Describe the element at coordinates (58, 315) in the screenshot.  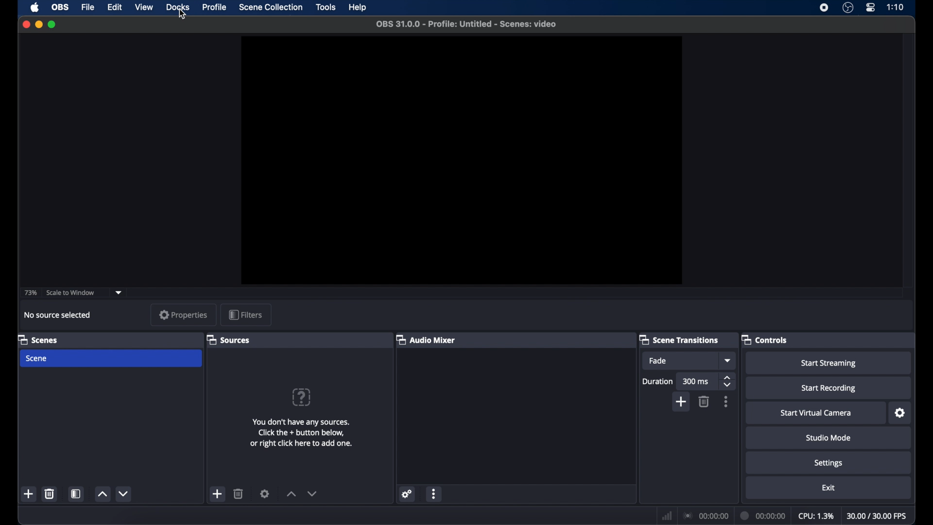
I see `no source selected` at that location.